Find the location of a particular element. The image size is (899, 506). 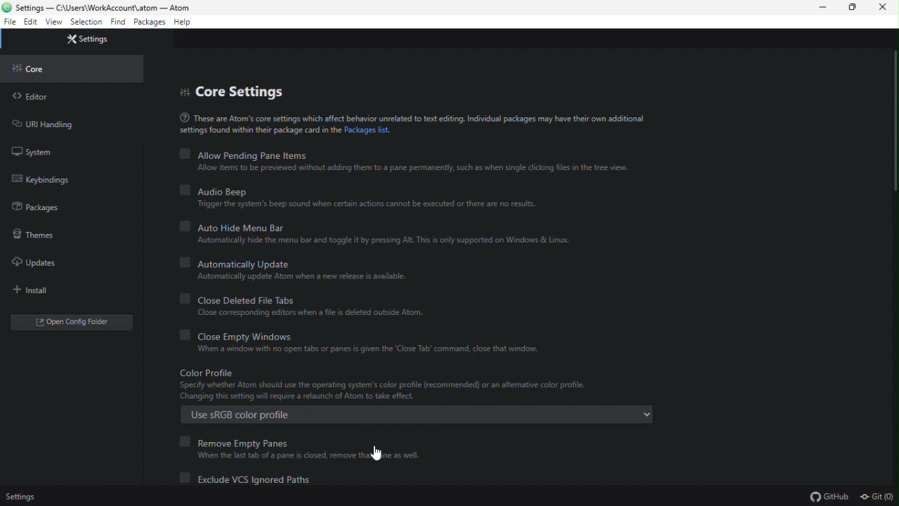

view  is located at coordinates (55, 22).